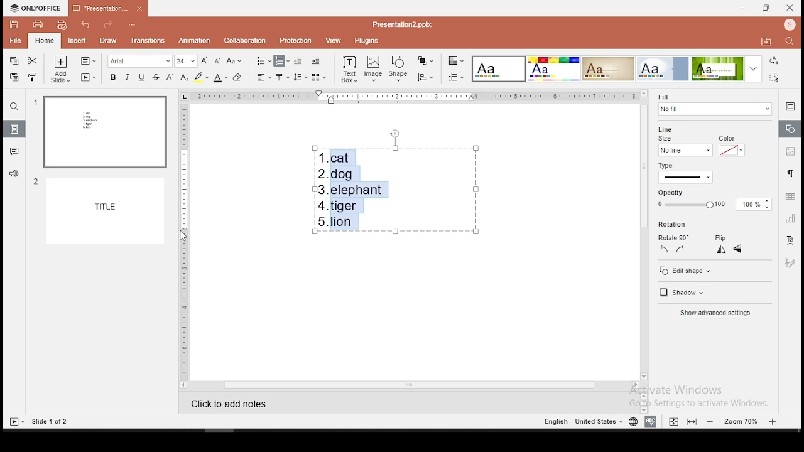 The width and height of the screenshot is (804, 452). I want to click on type, so click(703, 171).